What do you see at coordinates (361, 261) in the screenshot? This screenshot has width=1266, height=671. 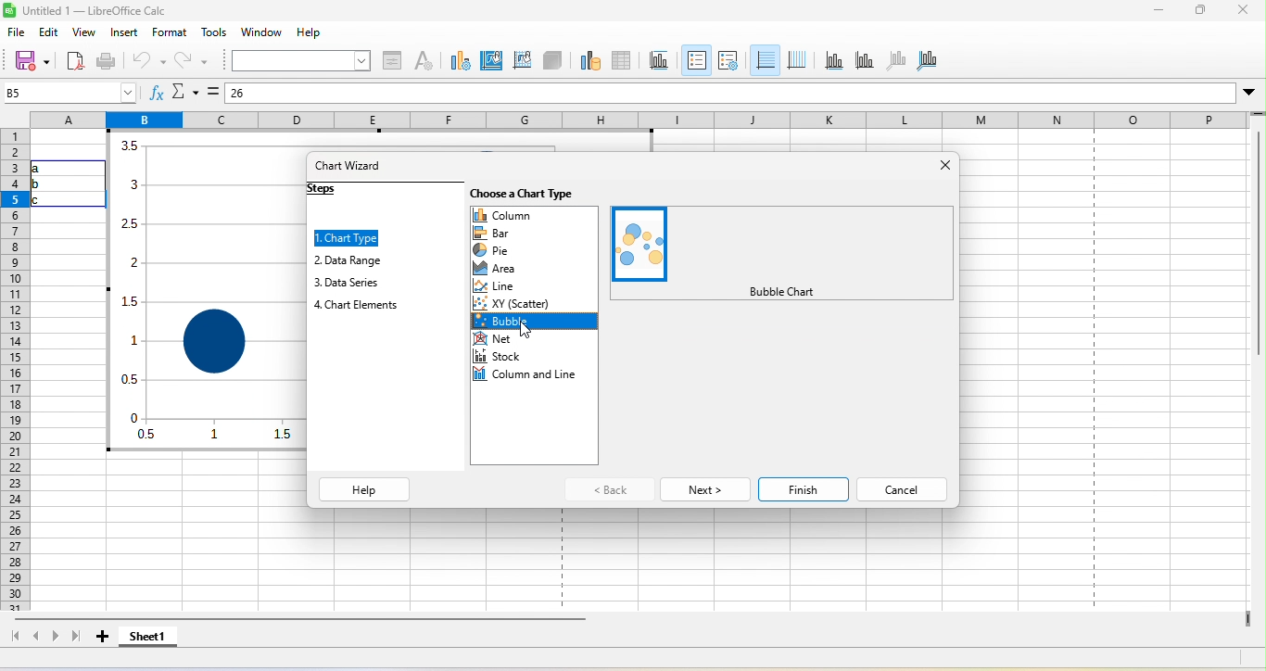 I see `data range` at bounding box center [361, 261].